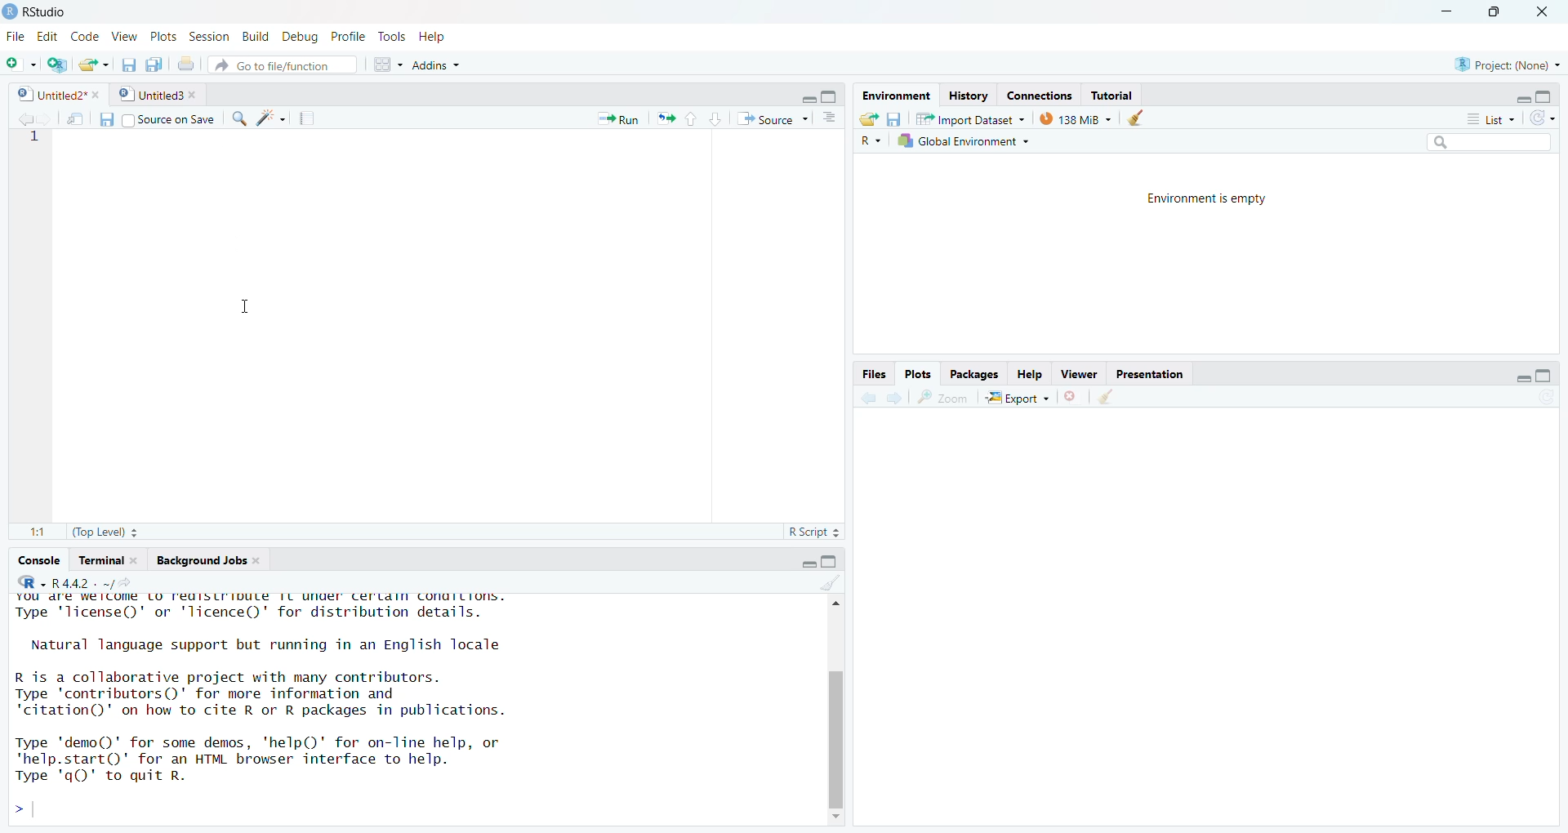 The width and height of the screenshot is (1568, 833). I want to click on Debug, so click(302, 35).